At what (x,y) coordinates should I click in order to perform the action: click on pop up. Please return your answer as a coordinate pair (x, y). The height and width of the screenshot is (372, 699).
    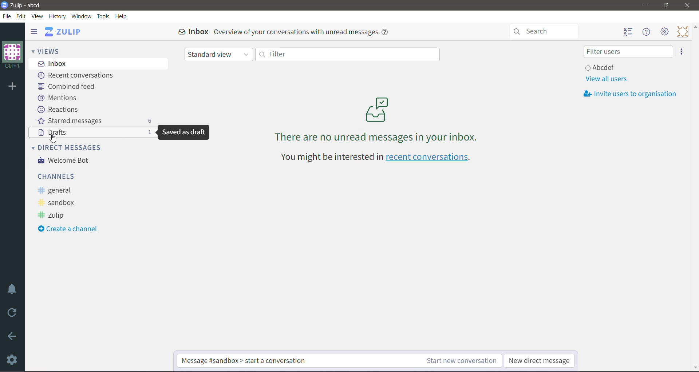
    Looking at the image, I should click on (182, 134).